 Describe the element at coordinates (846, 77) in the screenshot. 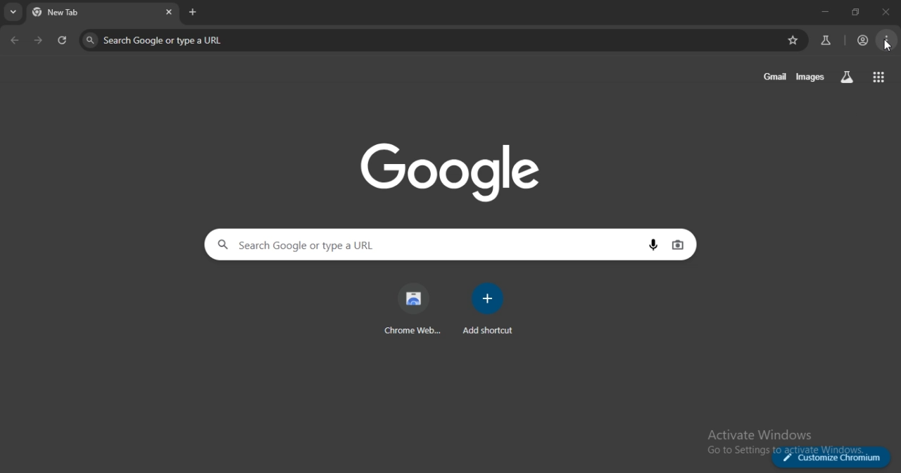

I see `search labss` at that location.